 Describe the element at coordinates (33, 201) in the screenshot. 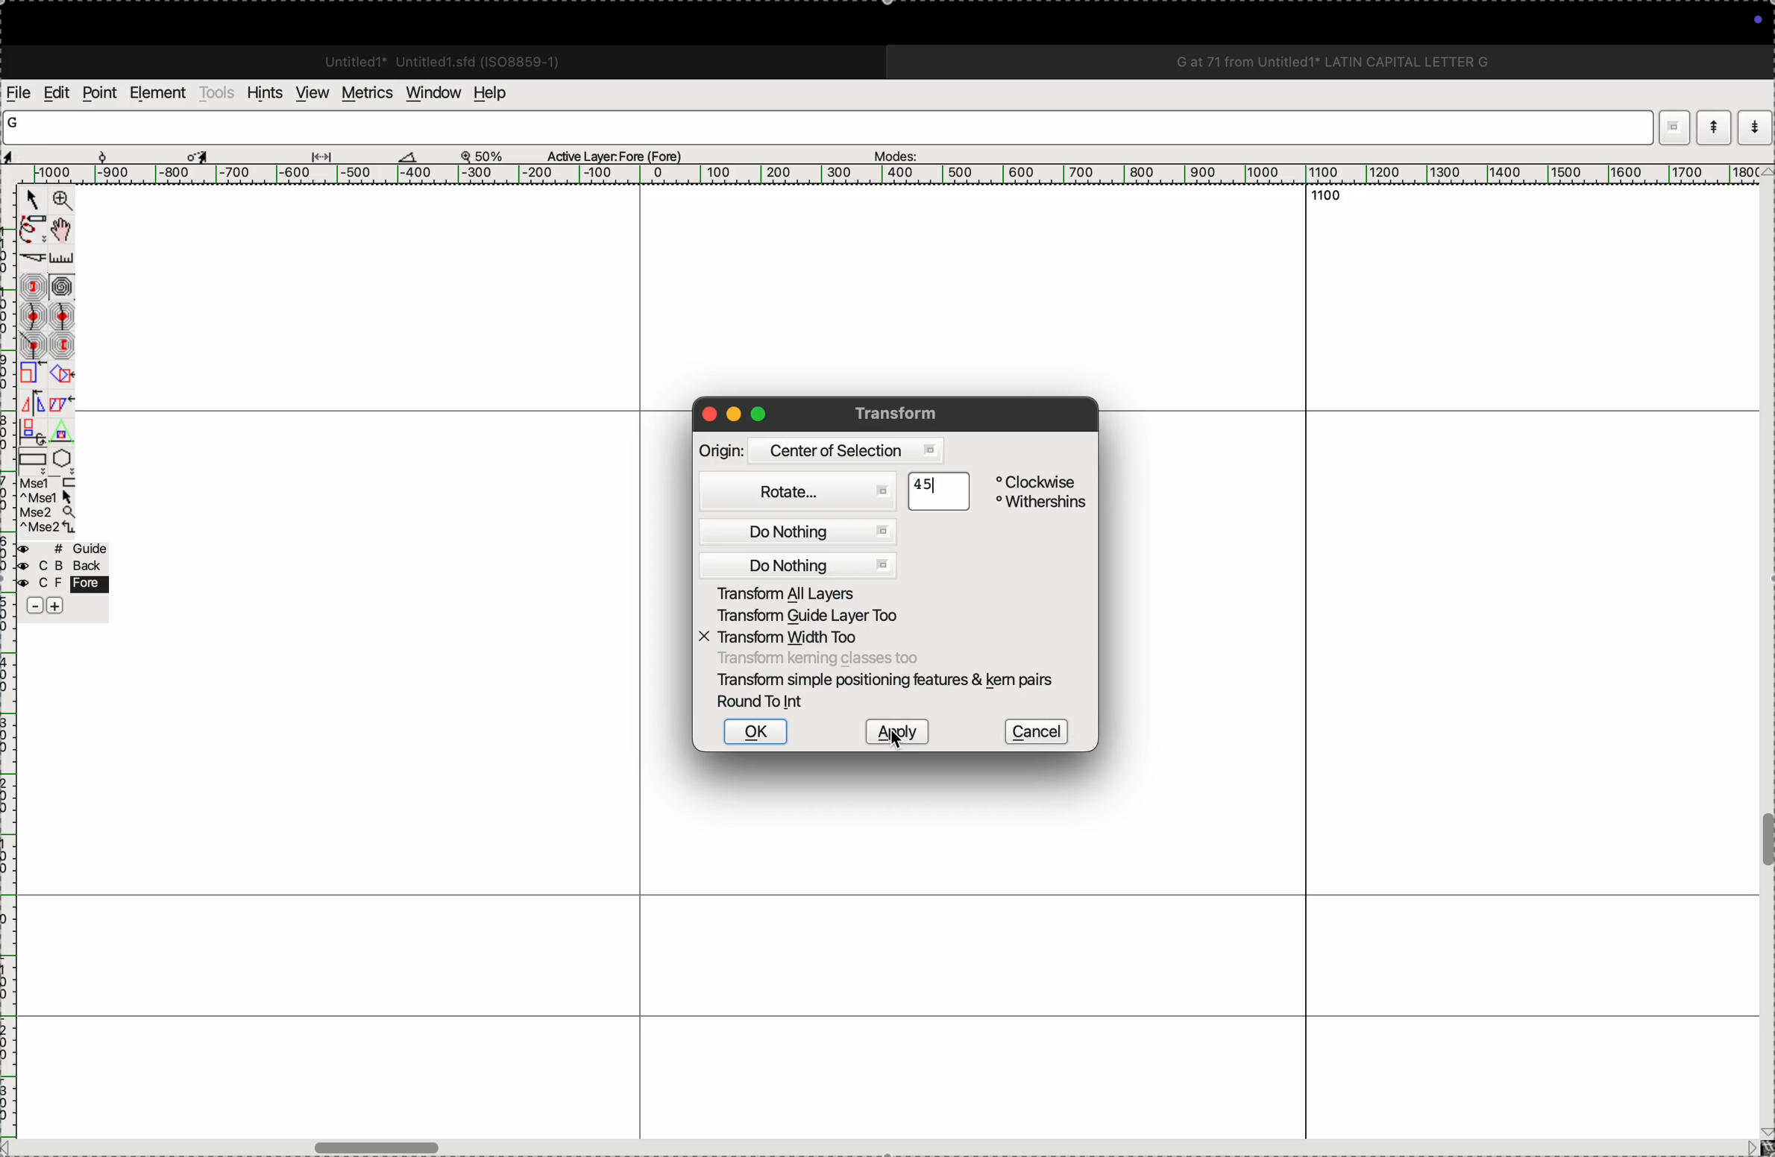

I see `Point` at that location.